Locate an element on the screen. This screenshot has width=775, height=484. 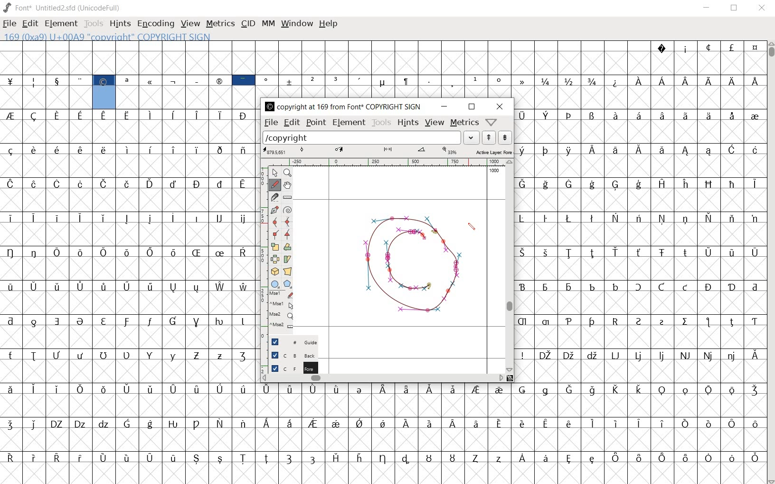
add a curve point always either horizontal or vertical is located at coordinates (289, 222).